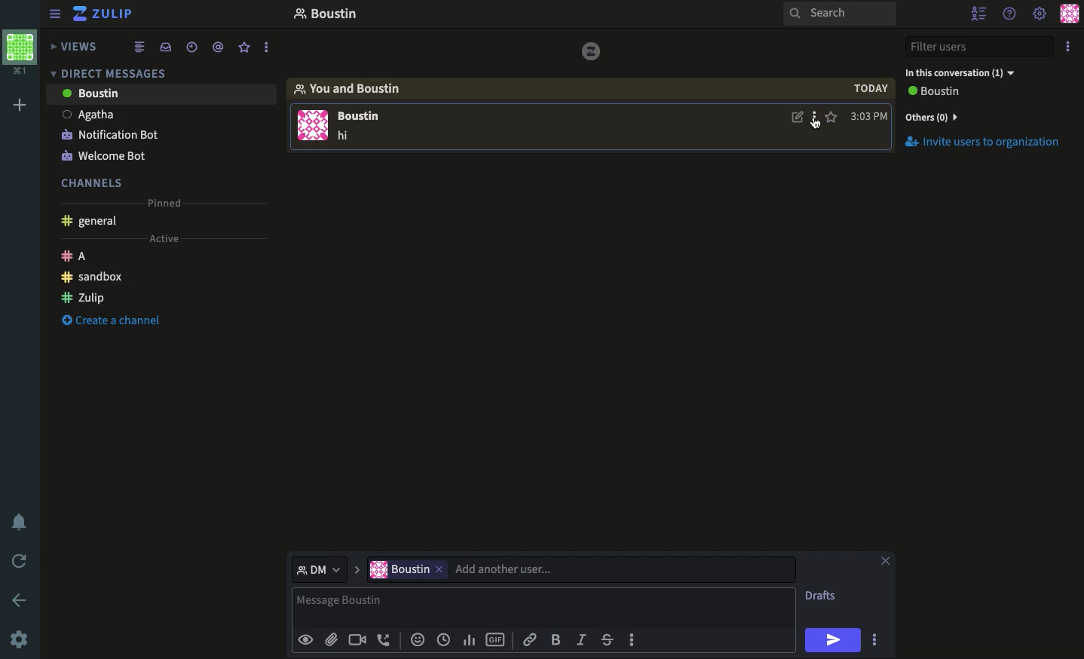 The image size is (1084, 659). Describe the element at coordinates (467, 639) in the screenshot. I see `Chart` at that location.